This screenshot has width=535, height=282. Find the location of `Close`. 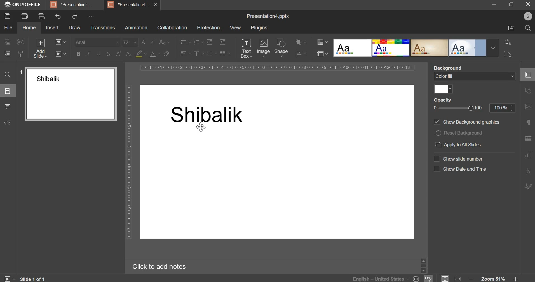

Close is located at coordinates (529, 4).